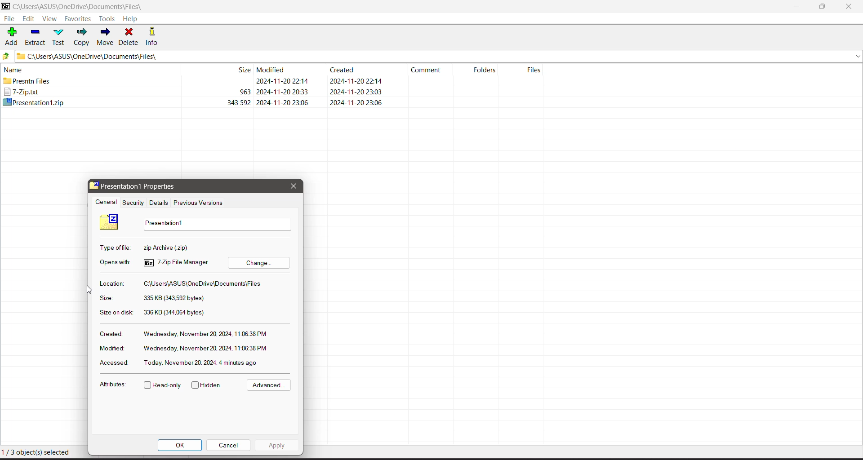 The width and height of the screenshot is (863, 460). Describe the element at coordinates (276, 69) in the screenshot. I see `Current Folder View` at that location.